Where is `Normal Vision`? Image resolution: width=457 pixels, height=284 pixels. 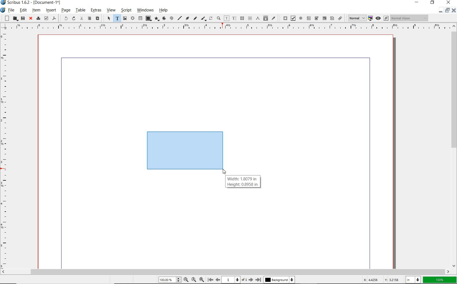
Normal Vision is located at coordinates (410, 18).